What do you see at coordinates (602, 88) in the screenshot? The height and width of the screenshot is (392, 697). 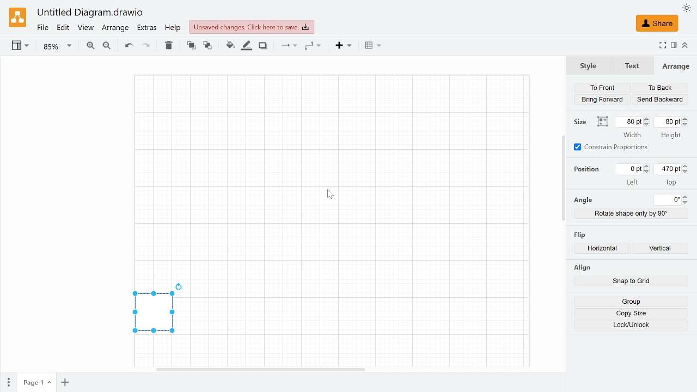 I see `To front` at bounding box center [602, 88].